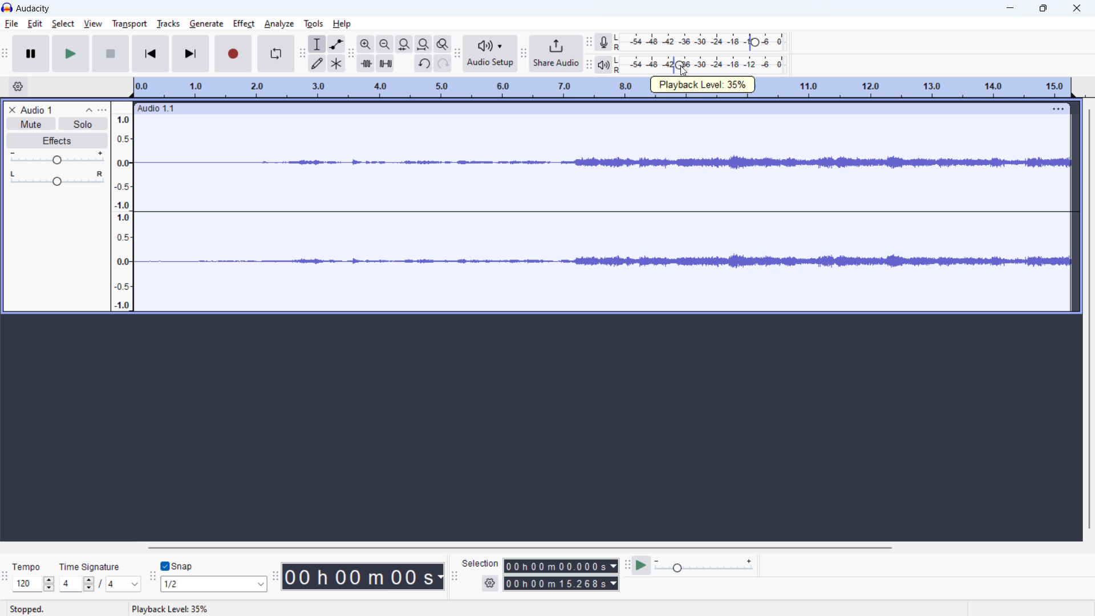 The width and height of the screenshot is (1095, 616). What do you see at coordinates (604, 64) in the screenshot?
I see `playback meter` at bounding box center [604, 64].